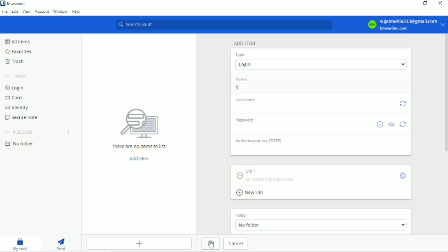 The height and width of the screenshot is (252, 448). I want to click on Type, so click(240, 54).